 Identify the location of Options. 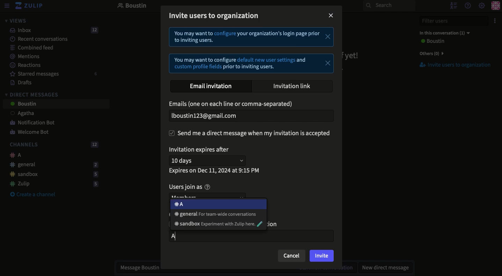
(494, 21).